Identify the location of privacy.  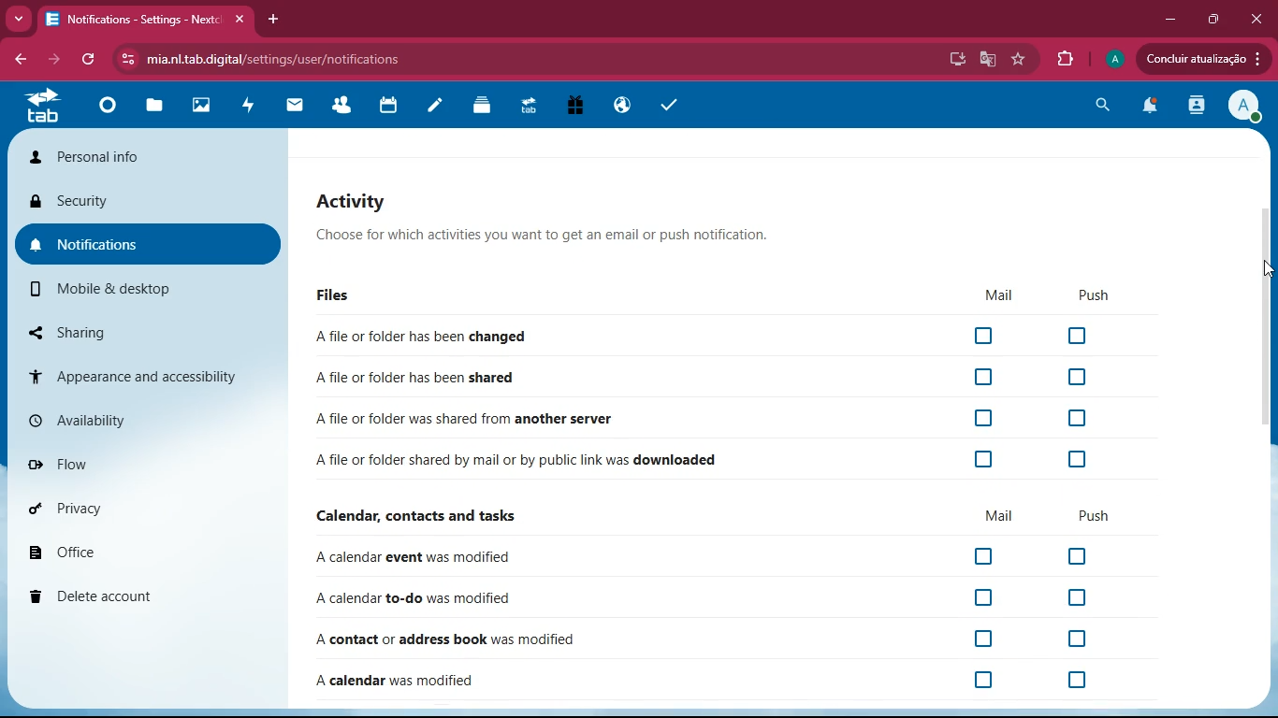
(150, 507).